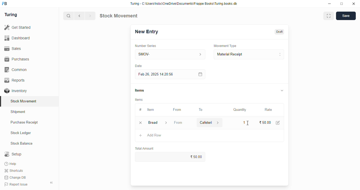  Describe the element at coordinates (16, 91) in the screenshot. I see `inventory` at that location.